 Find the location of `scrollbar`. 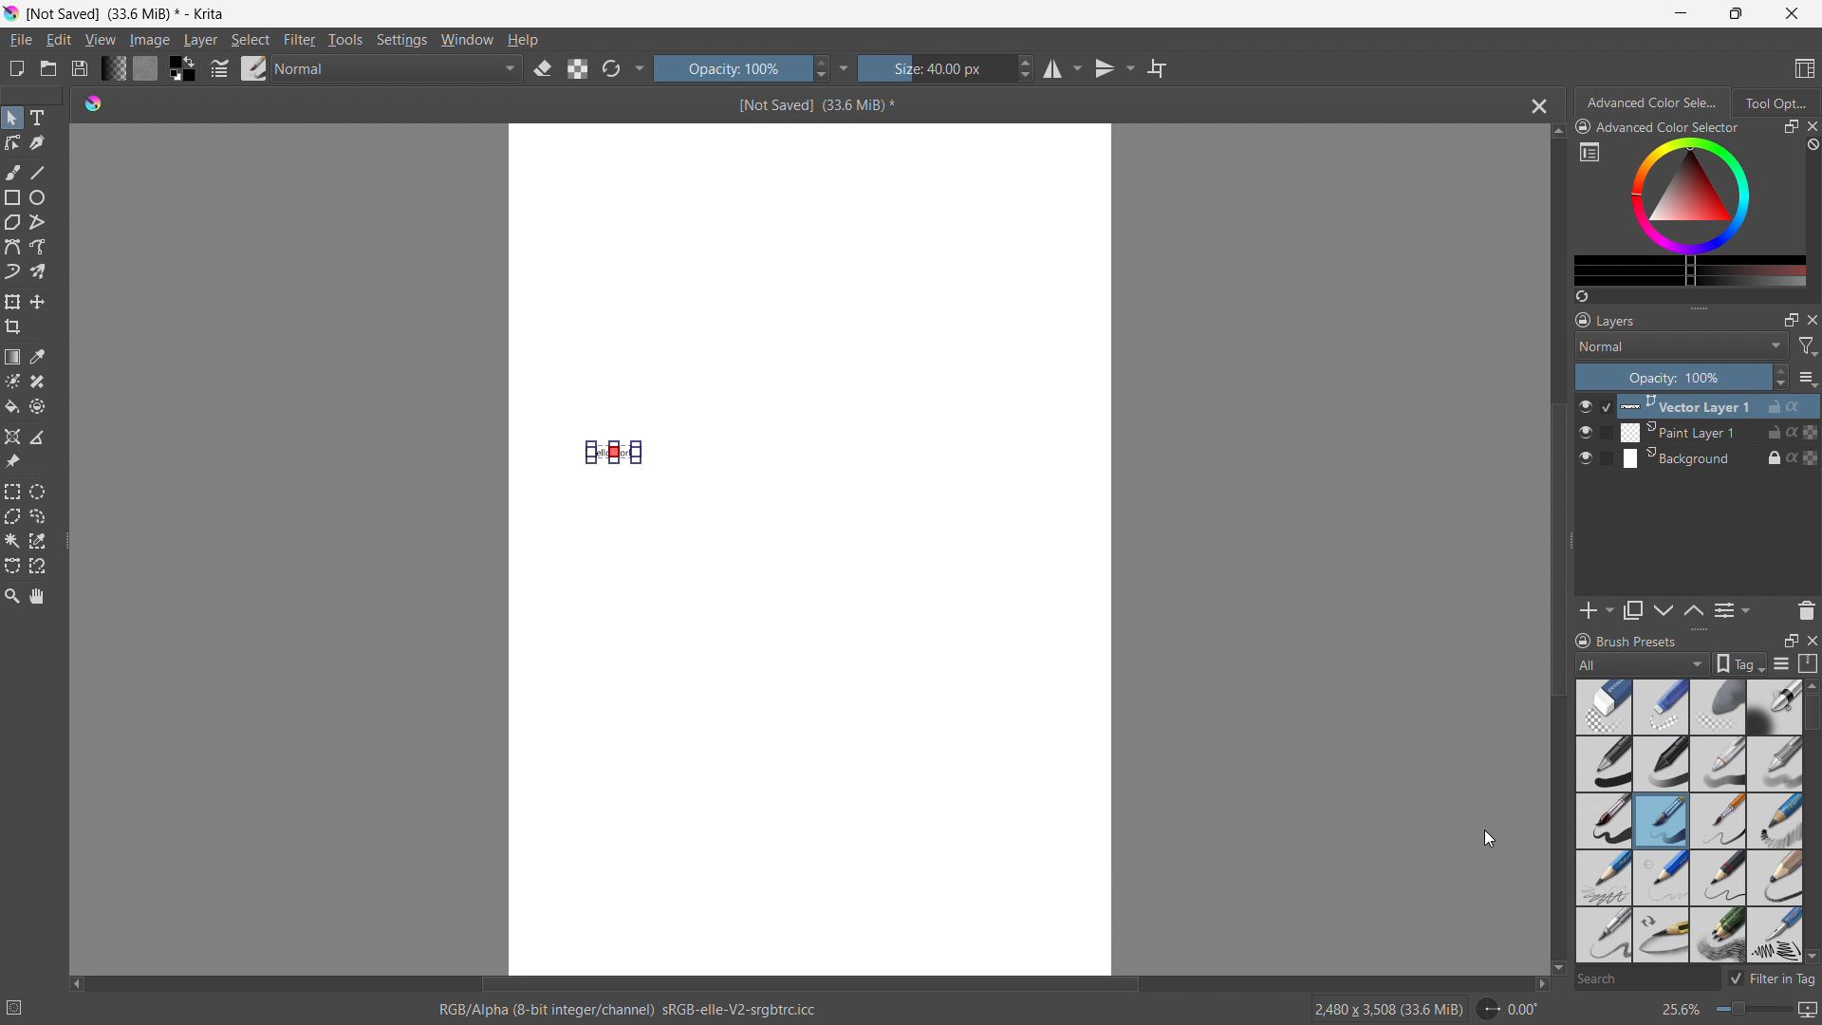

scrollbar is located at coordinates (1811, 795).